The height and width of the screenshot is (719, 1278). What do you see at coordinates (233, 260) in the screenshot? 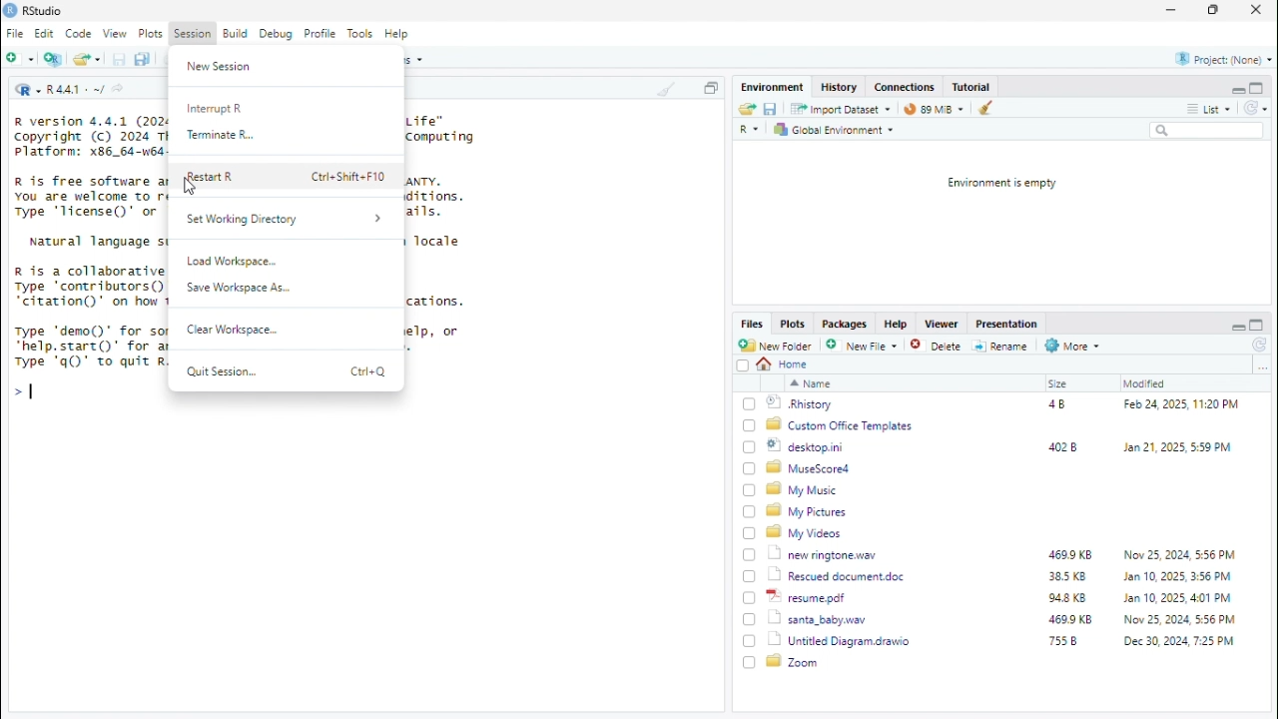
I see `Load Workspace...` at bounding box center [233, 260].